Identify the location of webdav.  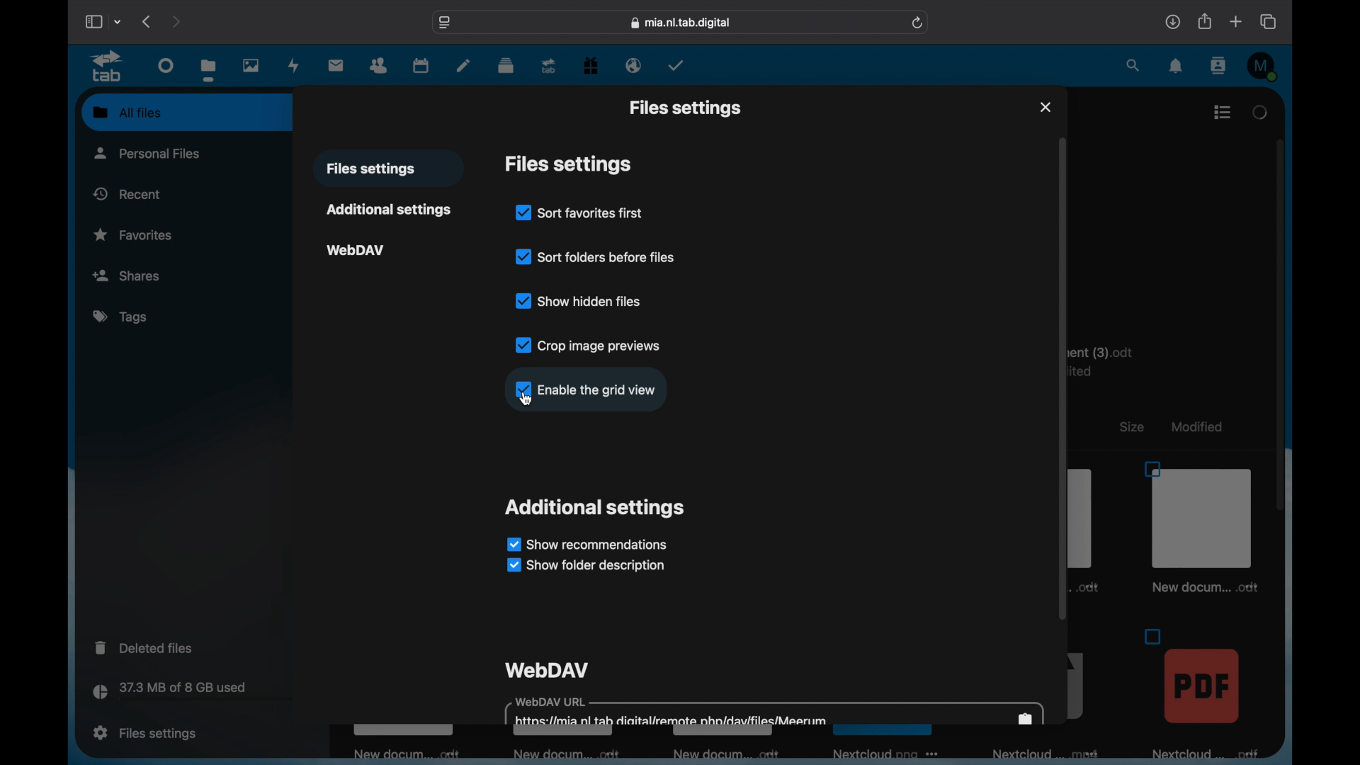
(356, 249).